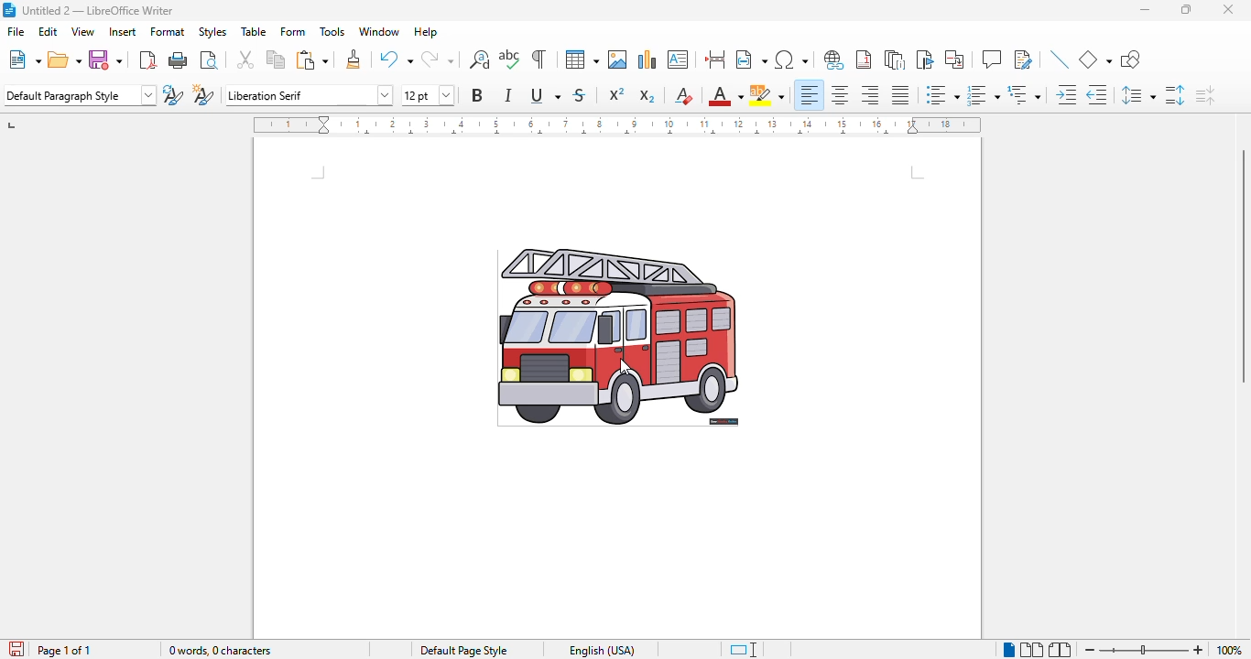 The height and width of the screenshot is (659, 1251). What do you see at coordinates (896, 59) in the screenshot?
I see `insert endnote` at bounding box center [896, 59].